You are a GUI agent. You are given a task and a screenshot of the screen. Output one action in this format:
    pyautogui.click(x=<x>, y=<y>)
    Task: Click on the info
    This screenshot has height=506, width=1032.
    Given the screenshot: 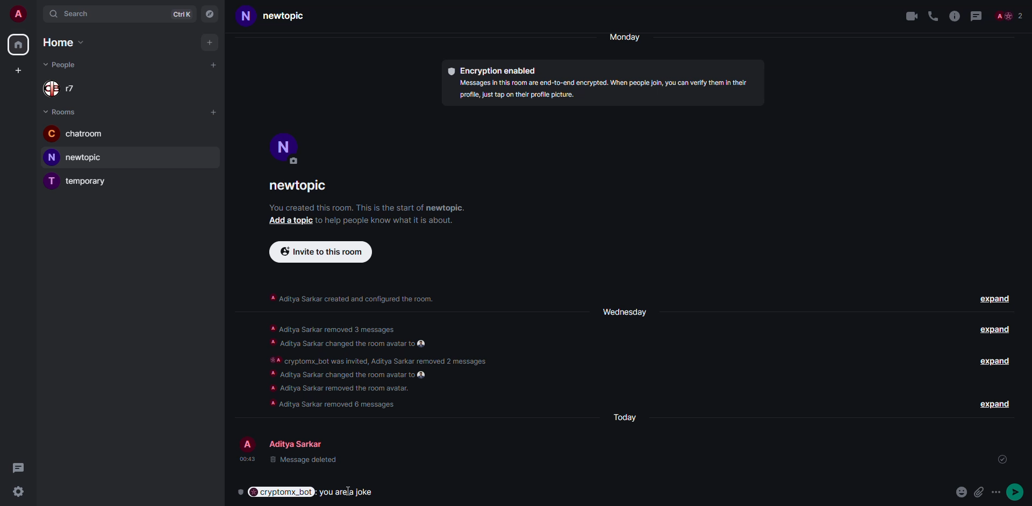 What is the action you would take?
    pyautogui.click(x=382, y=220)
    